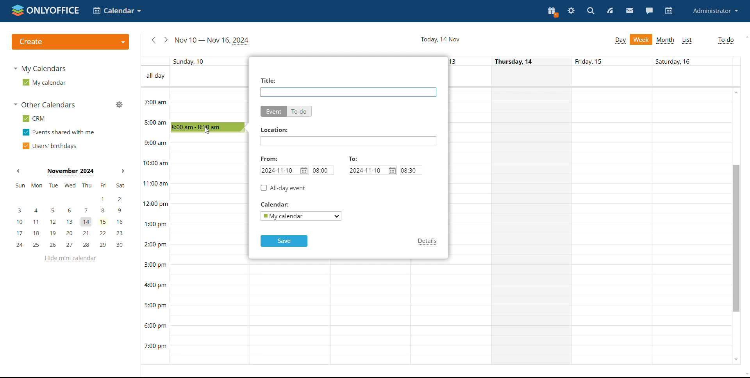 This screenshot has width=750, height=378. What do you see at coordinates (412, 170) in the screenshot?
I see `end time set` at bounding box center [412, 170].